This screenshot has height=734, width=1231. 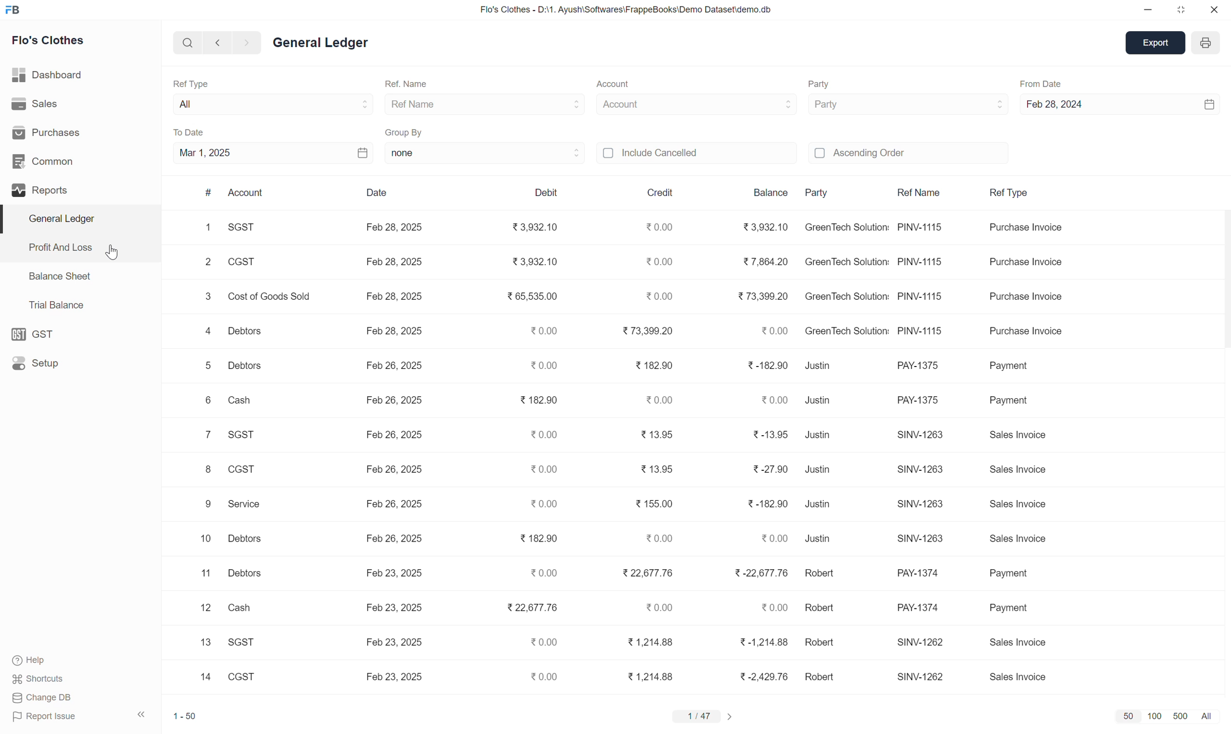 I want to click on SINV-1262, so click(x=920, y=642).